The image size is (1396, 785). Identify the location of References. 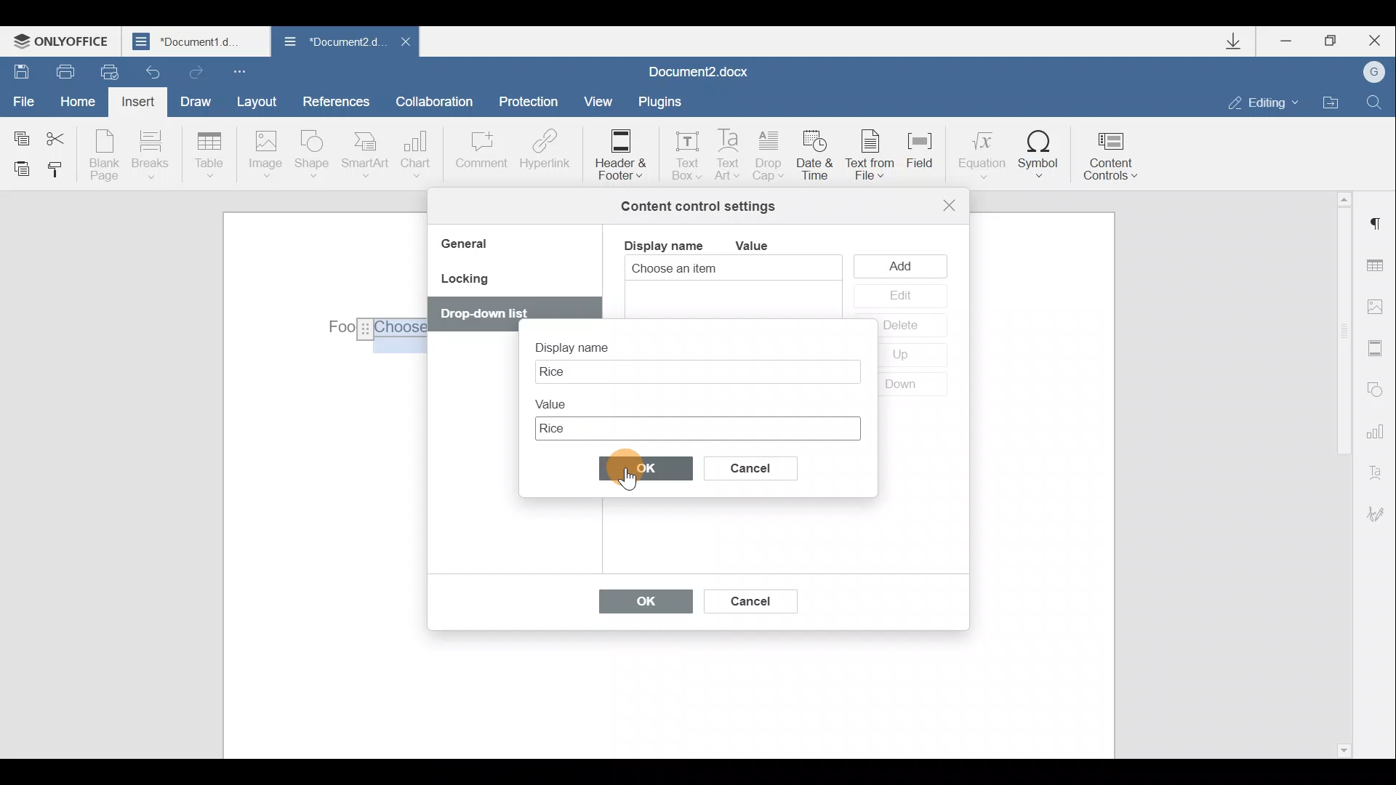
(335, 100).